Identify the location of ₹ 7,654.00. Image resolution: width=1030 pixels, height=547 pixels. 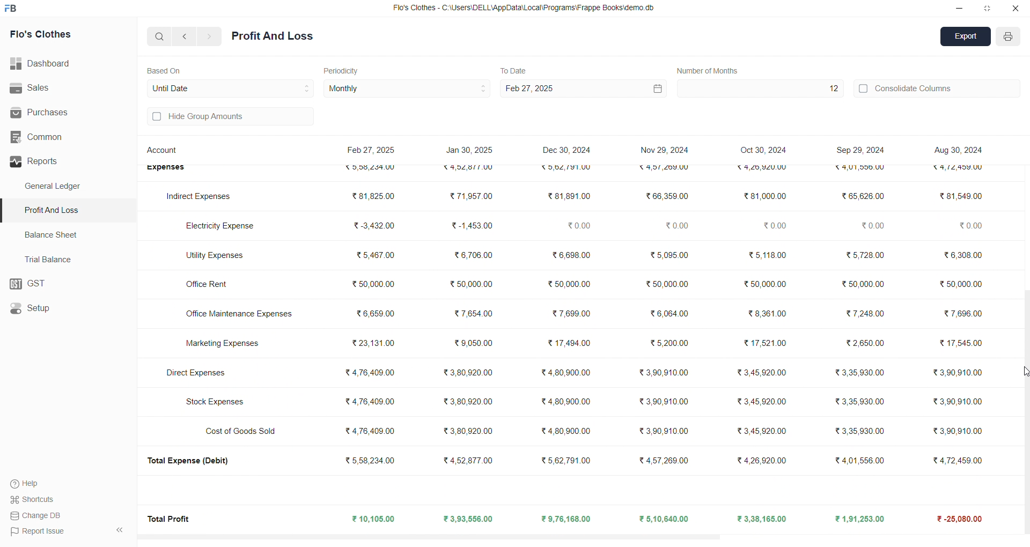
(473, 315).